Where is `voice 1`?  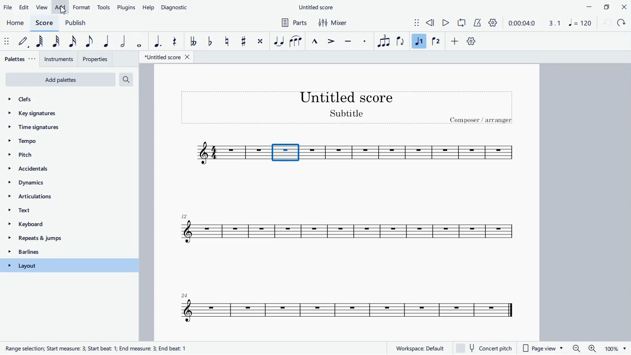
voice 1 is located at coordinates (419, 41).